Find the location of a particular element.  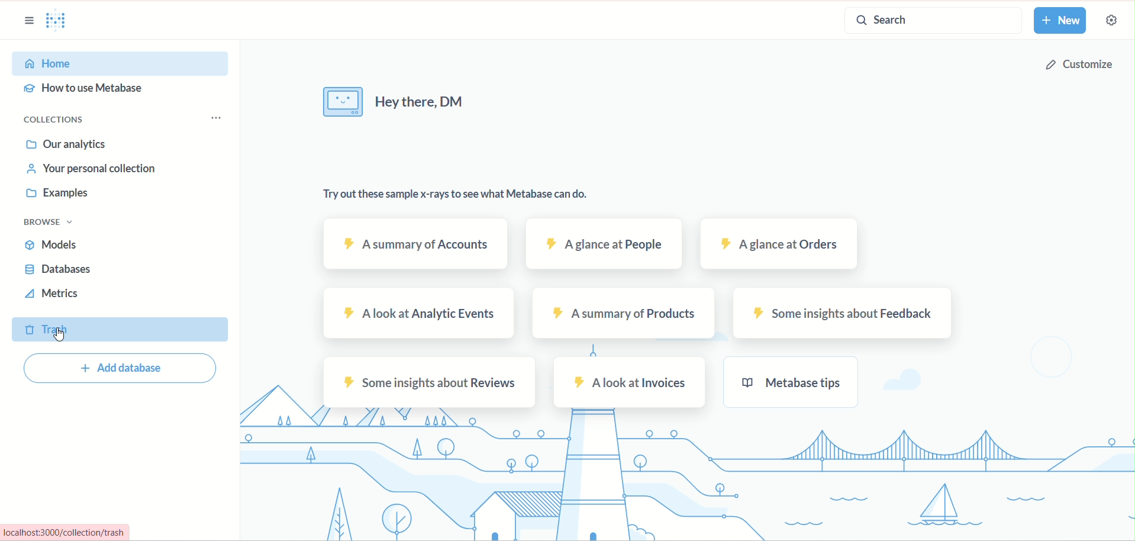

your personal collection is located at coordinates (87, 169).